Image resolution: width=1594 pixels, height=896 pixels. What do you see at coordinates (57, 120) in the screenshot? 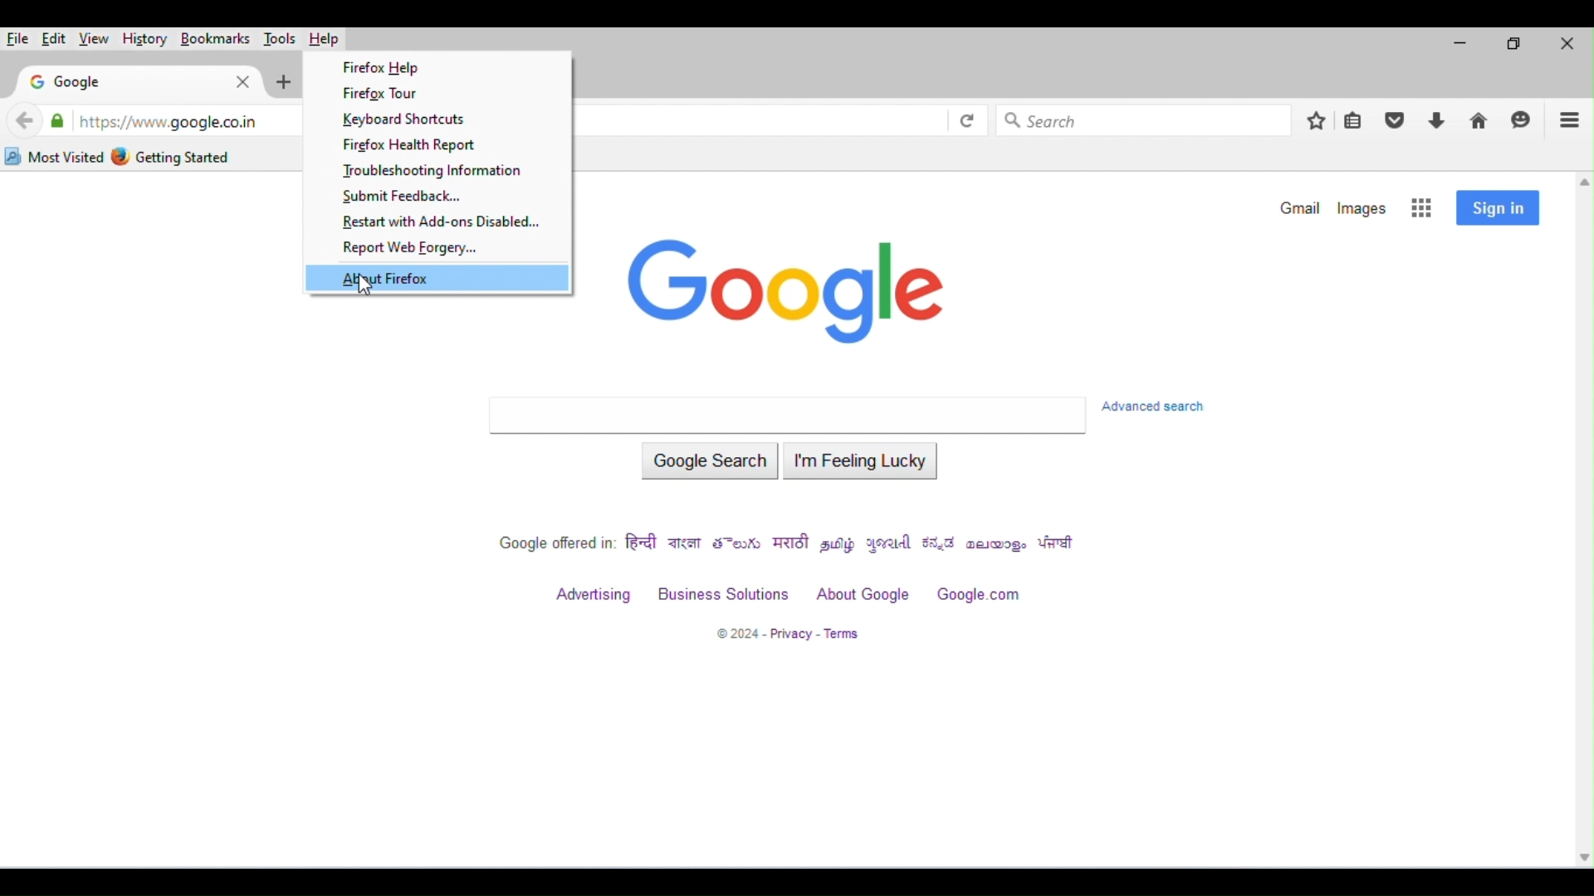
I see `verified by: google trust services` at bounding box center [57, 120].